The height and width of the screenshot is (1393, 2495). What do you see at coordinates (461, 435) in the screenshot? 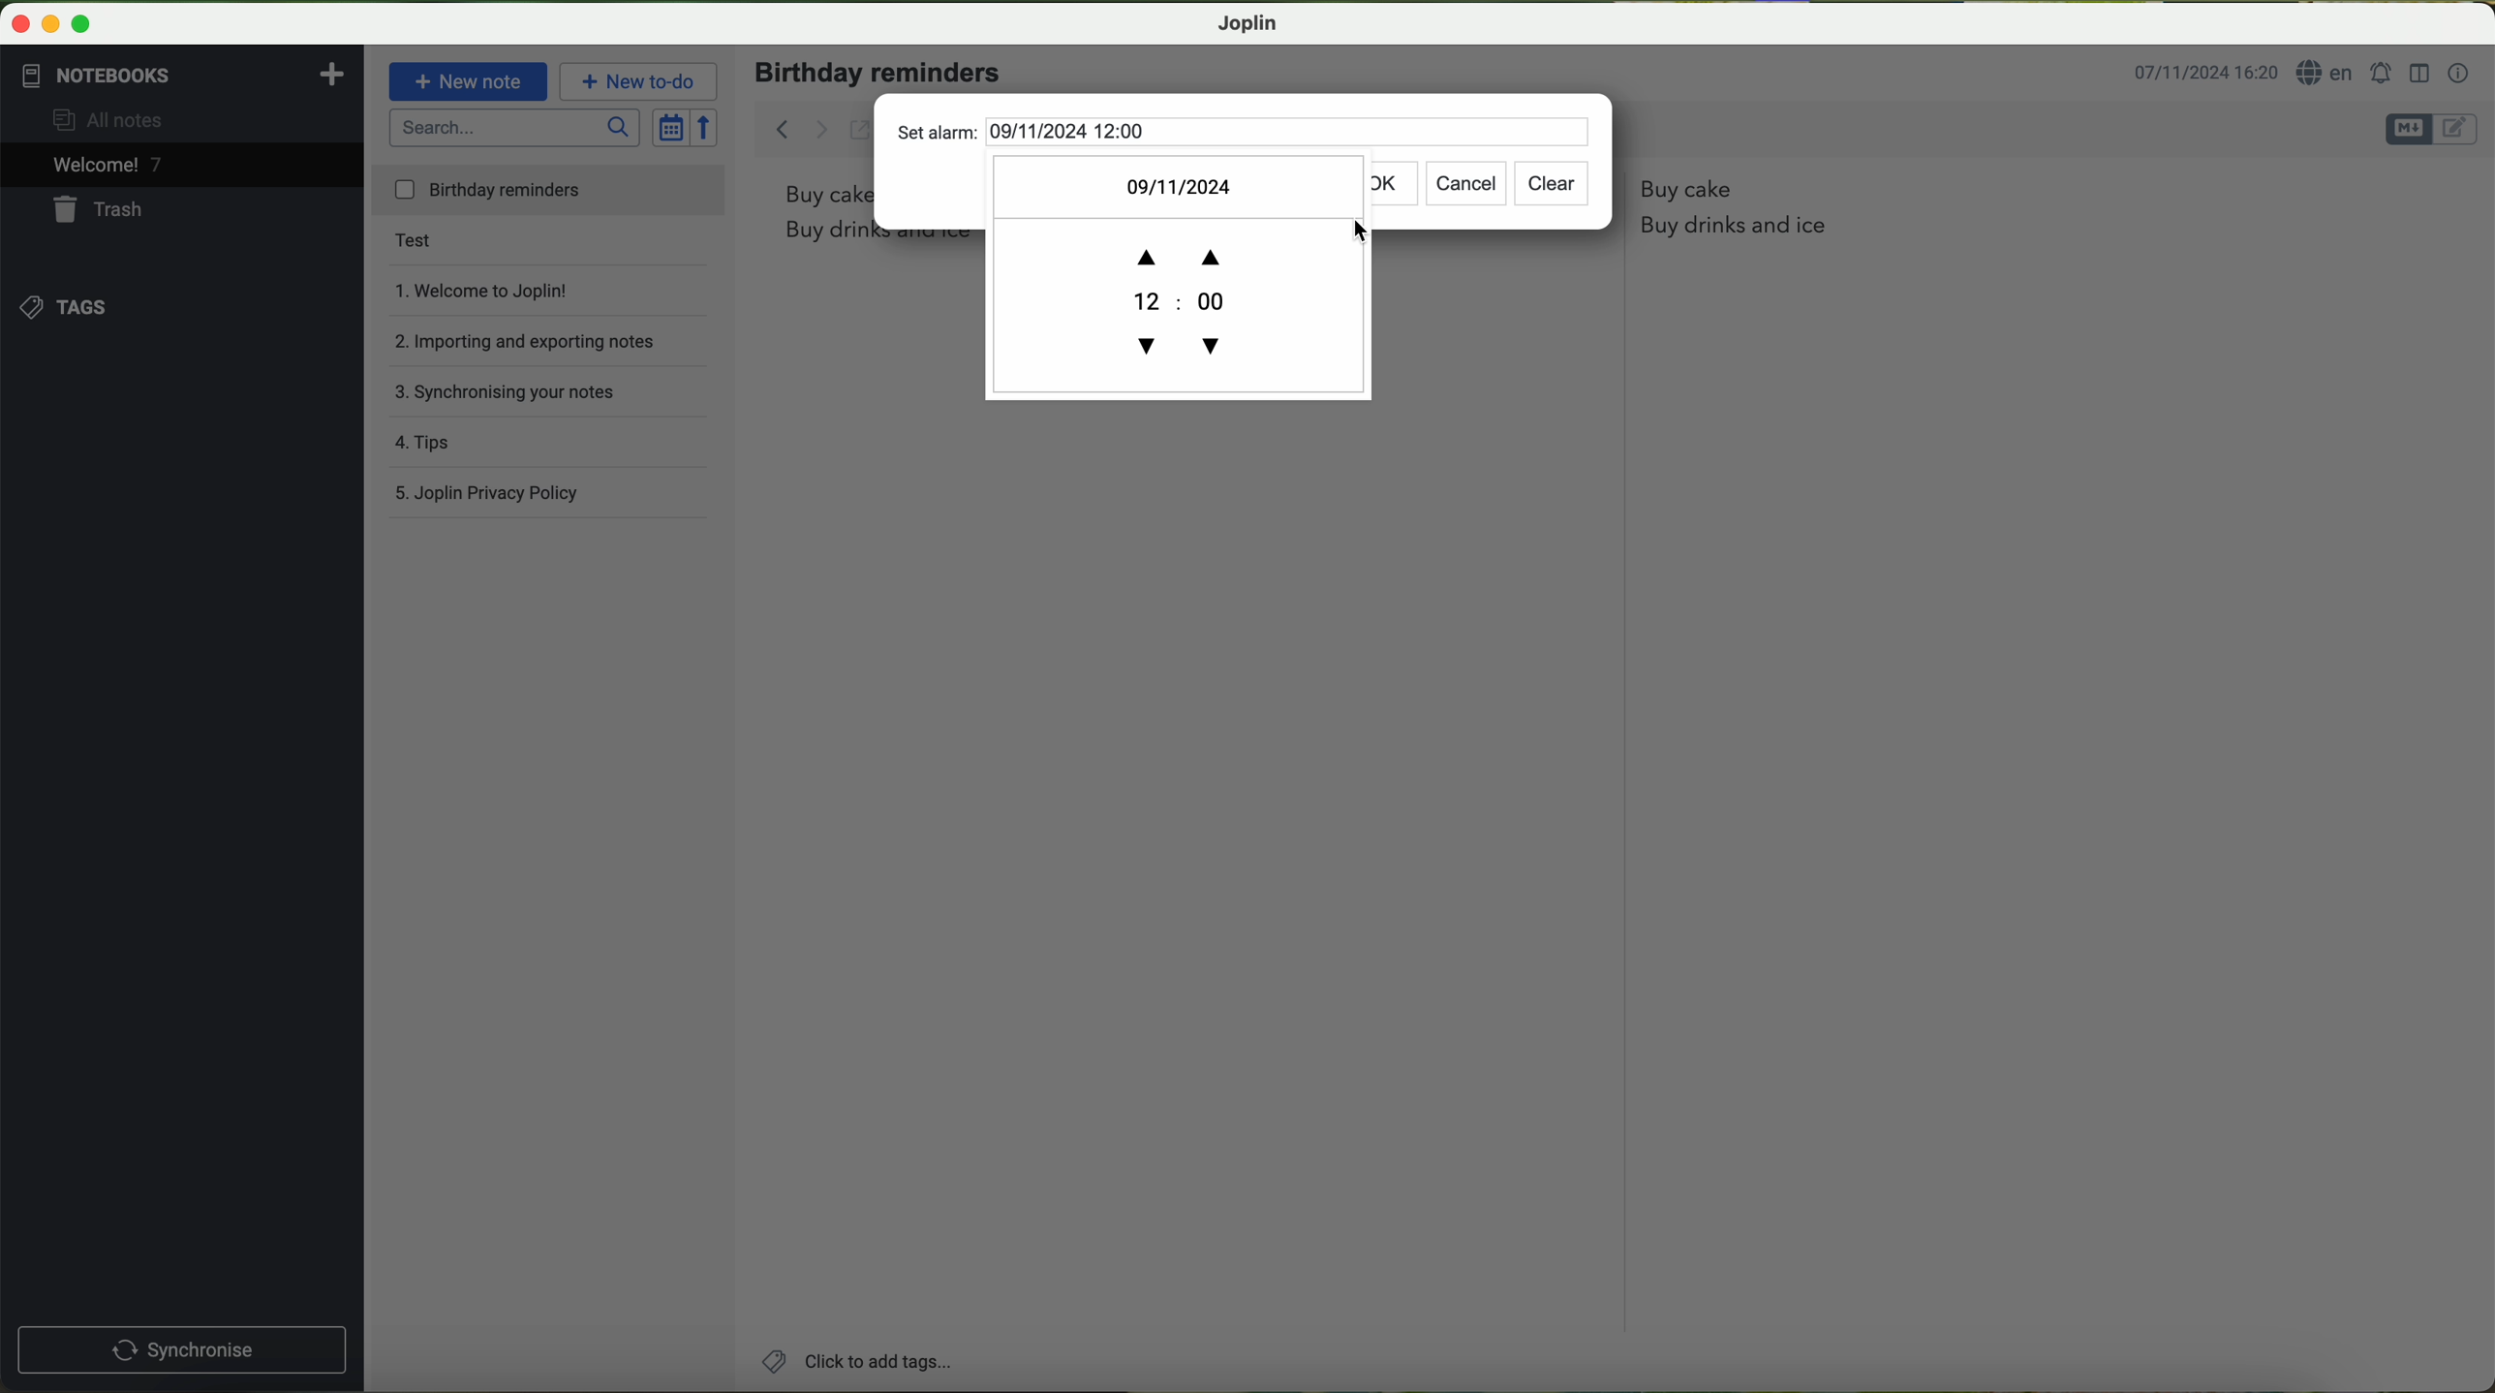
I see `tips` at bounding box center [461, 435].